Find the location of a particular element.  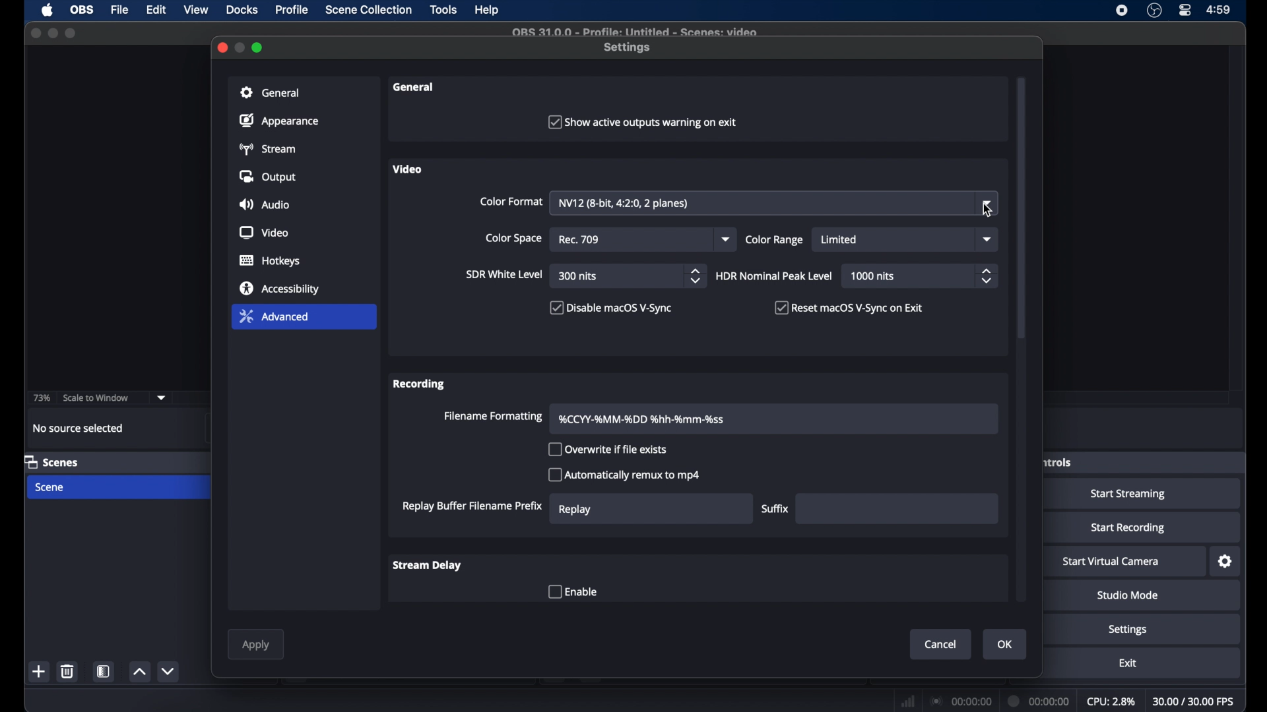

color space  is located at coordinates (514, 239).